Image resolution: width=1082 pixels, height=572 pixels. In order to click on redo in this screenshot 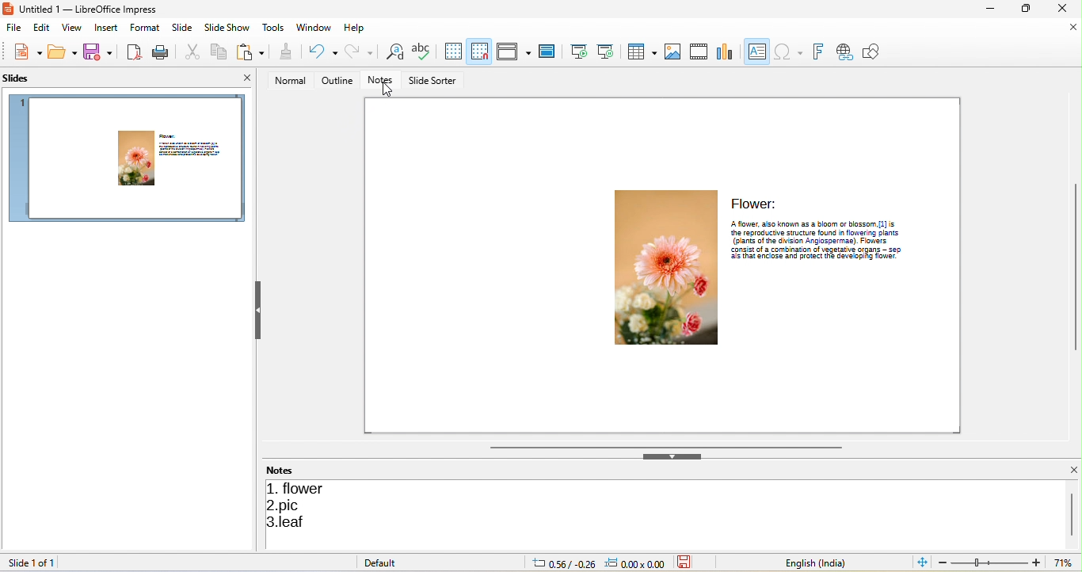, I will do `click(361, 51)`.